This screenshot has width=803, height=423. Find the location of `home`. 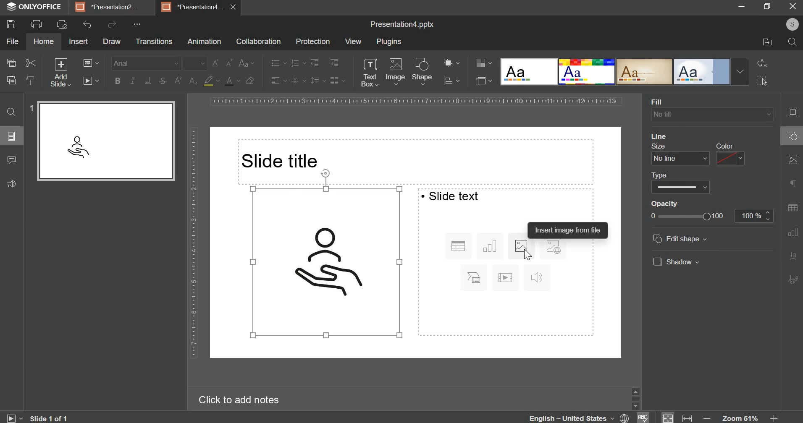

home is located at coordinates (44, 41).